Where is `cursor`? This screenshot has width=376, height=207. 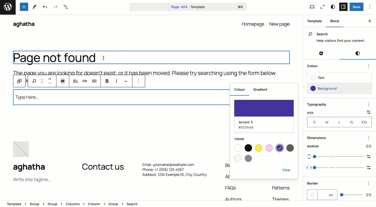
cursor is located at coordinates (103, 59).